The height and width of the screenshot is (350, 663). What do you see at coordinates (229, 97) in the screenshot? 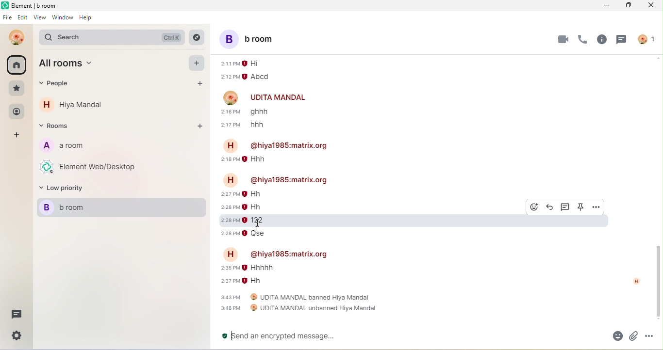
I see `image` at bounding box center [229, 97].